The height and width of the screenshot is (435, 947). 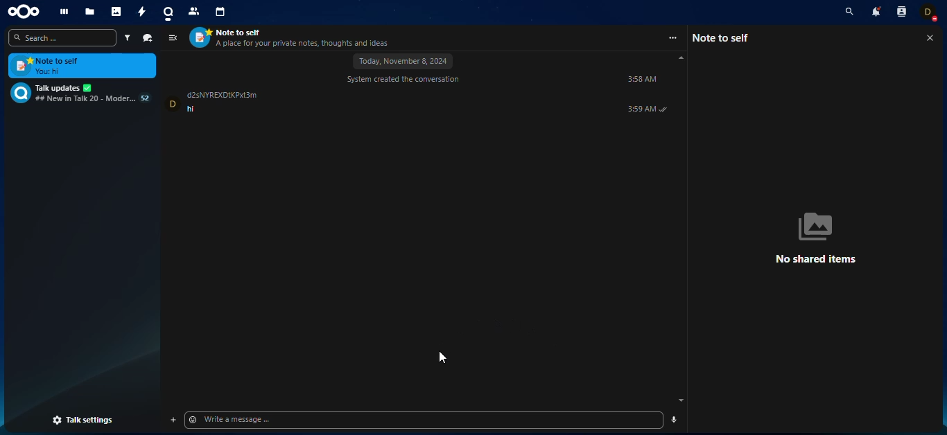 What do you see at coordinates (80, 93) in the screenshot?
I see `chat` at bounding box center [80, 93].